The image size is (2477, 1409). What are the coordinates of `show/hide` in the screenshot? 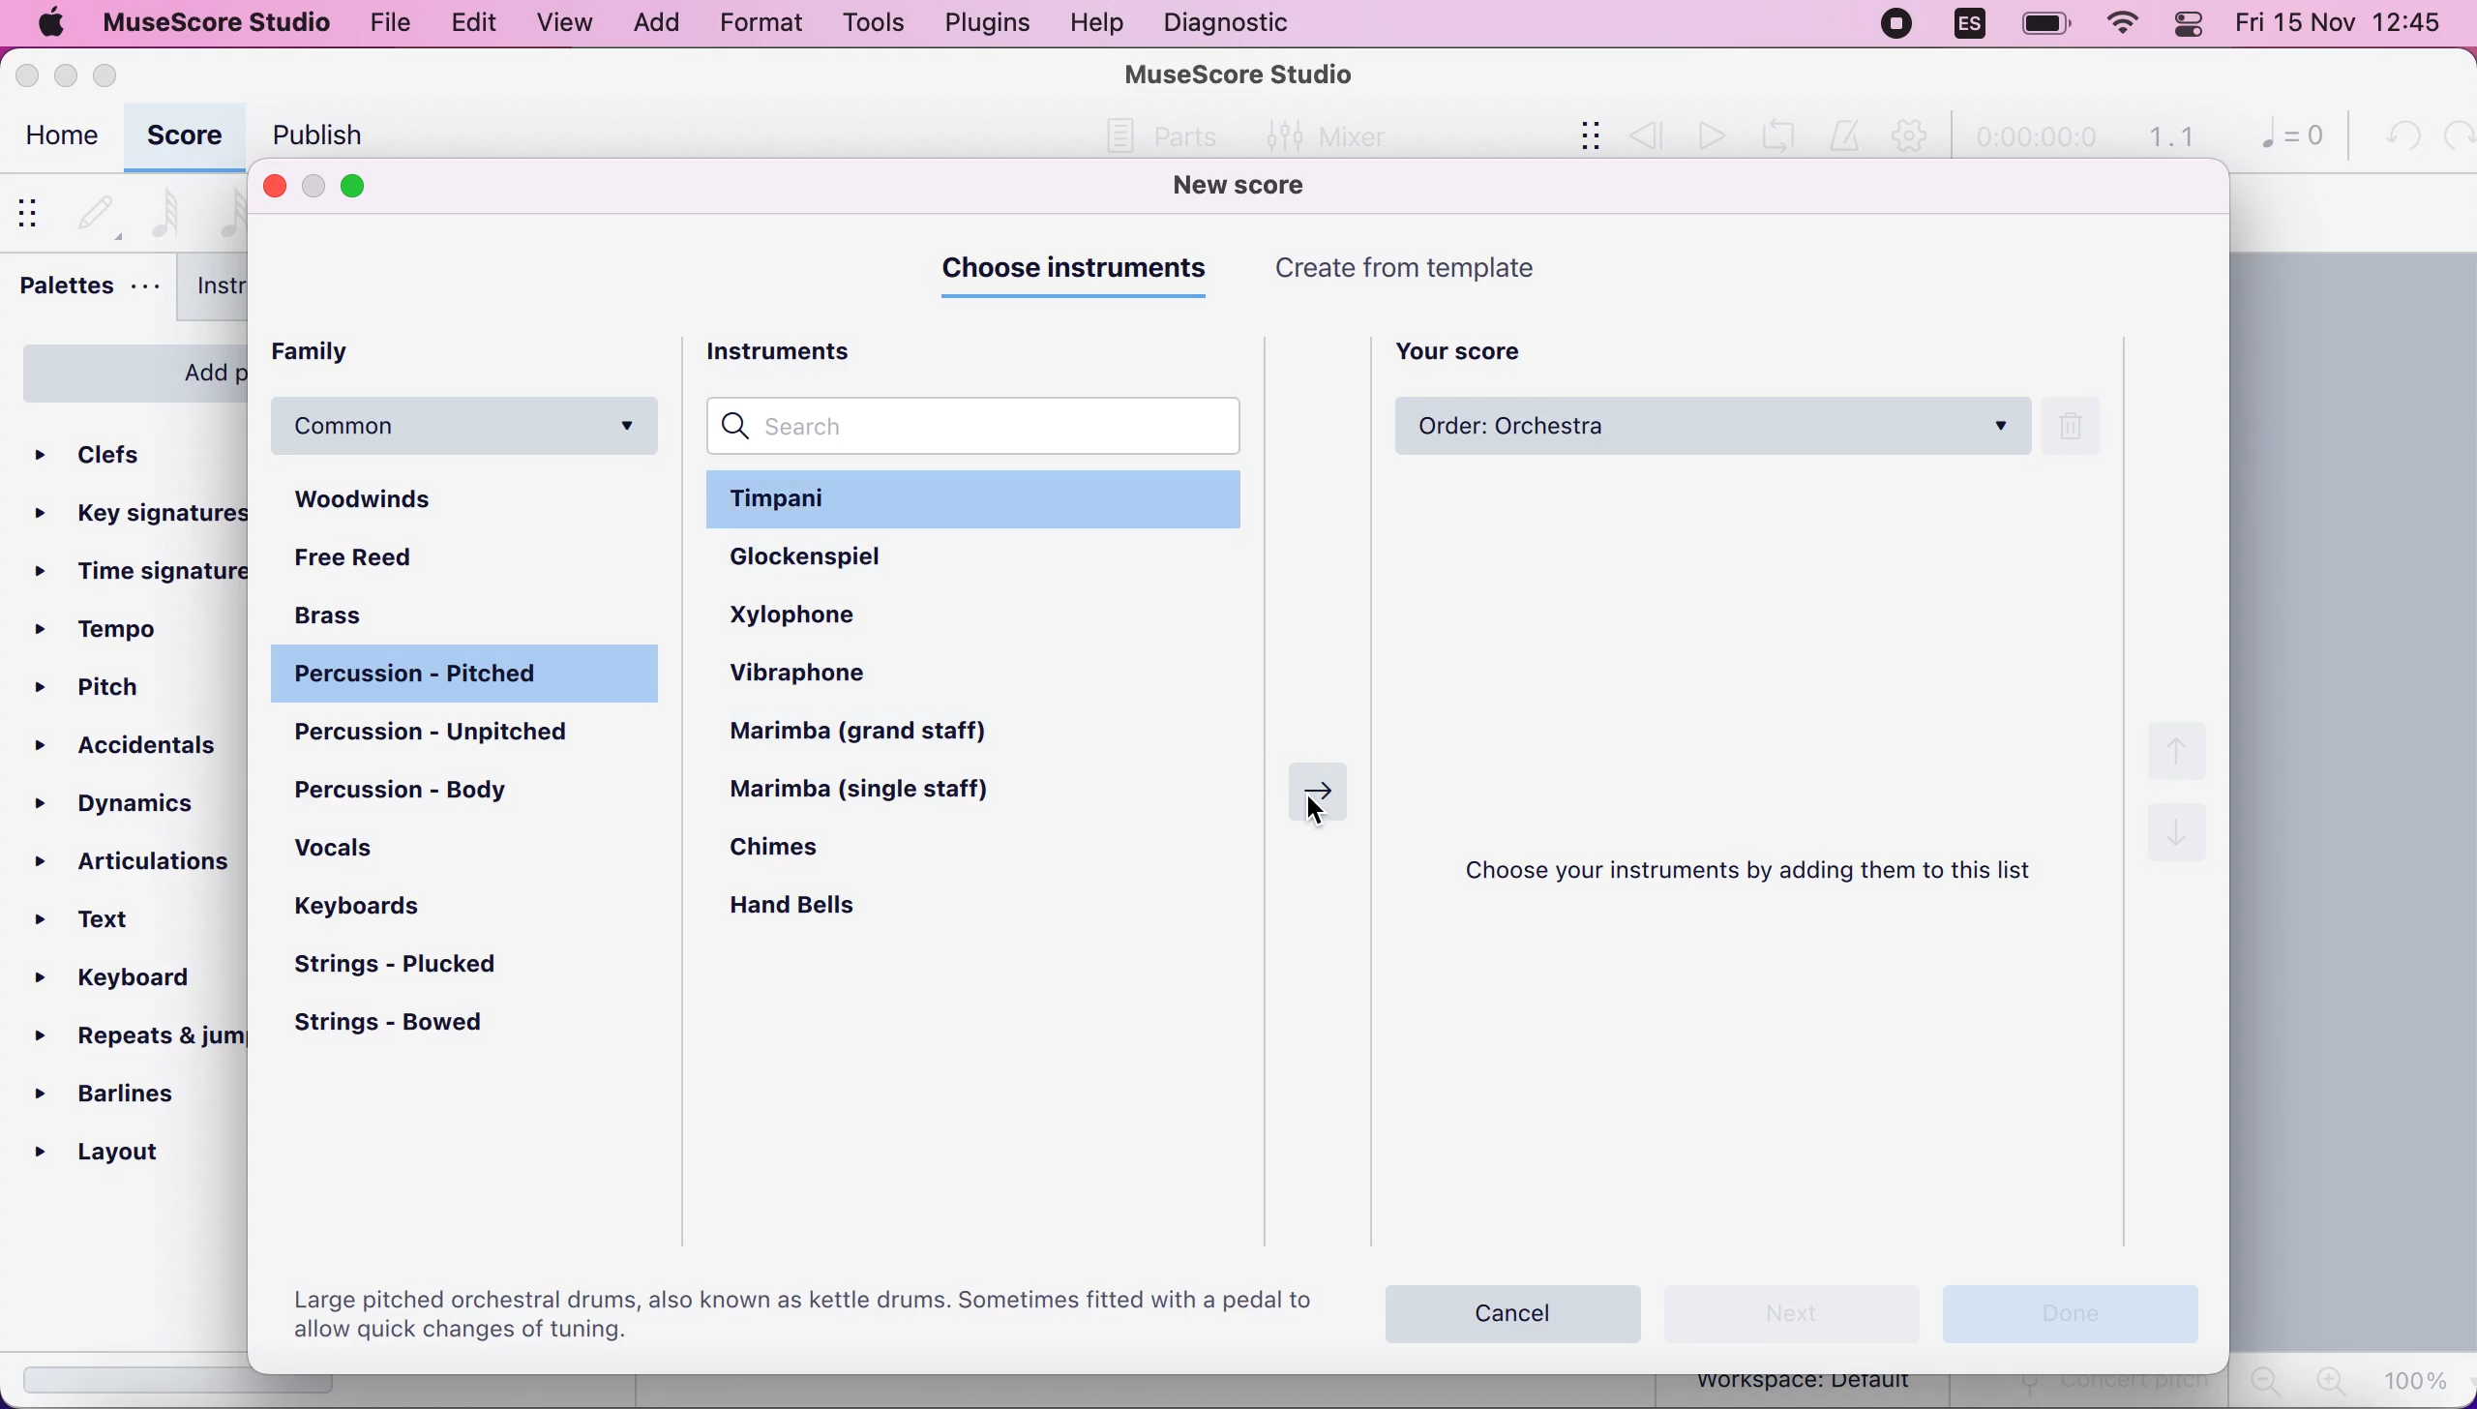 It's located at (1576, 137).